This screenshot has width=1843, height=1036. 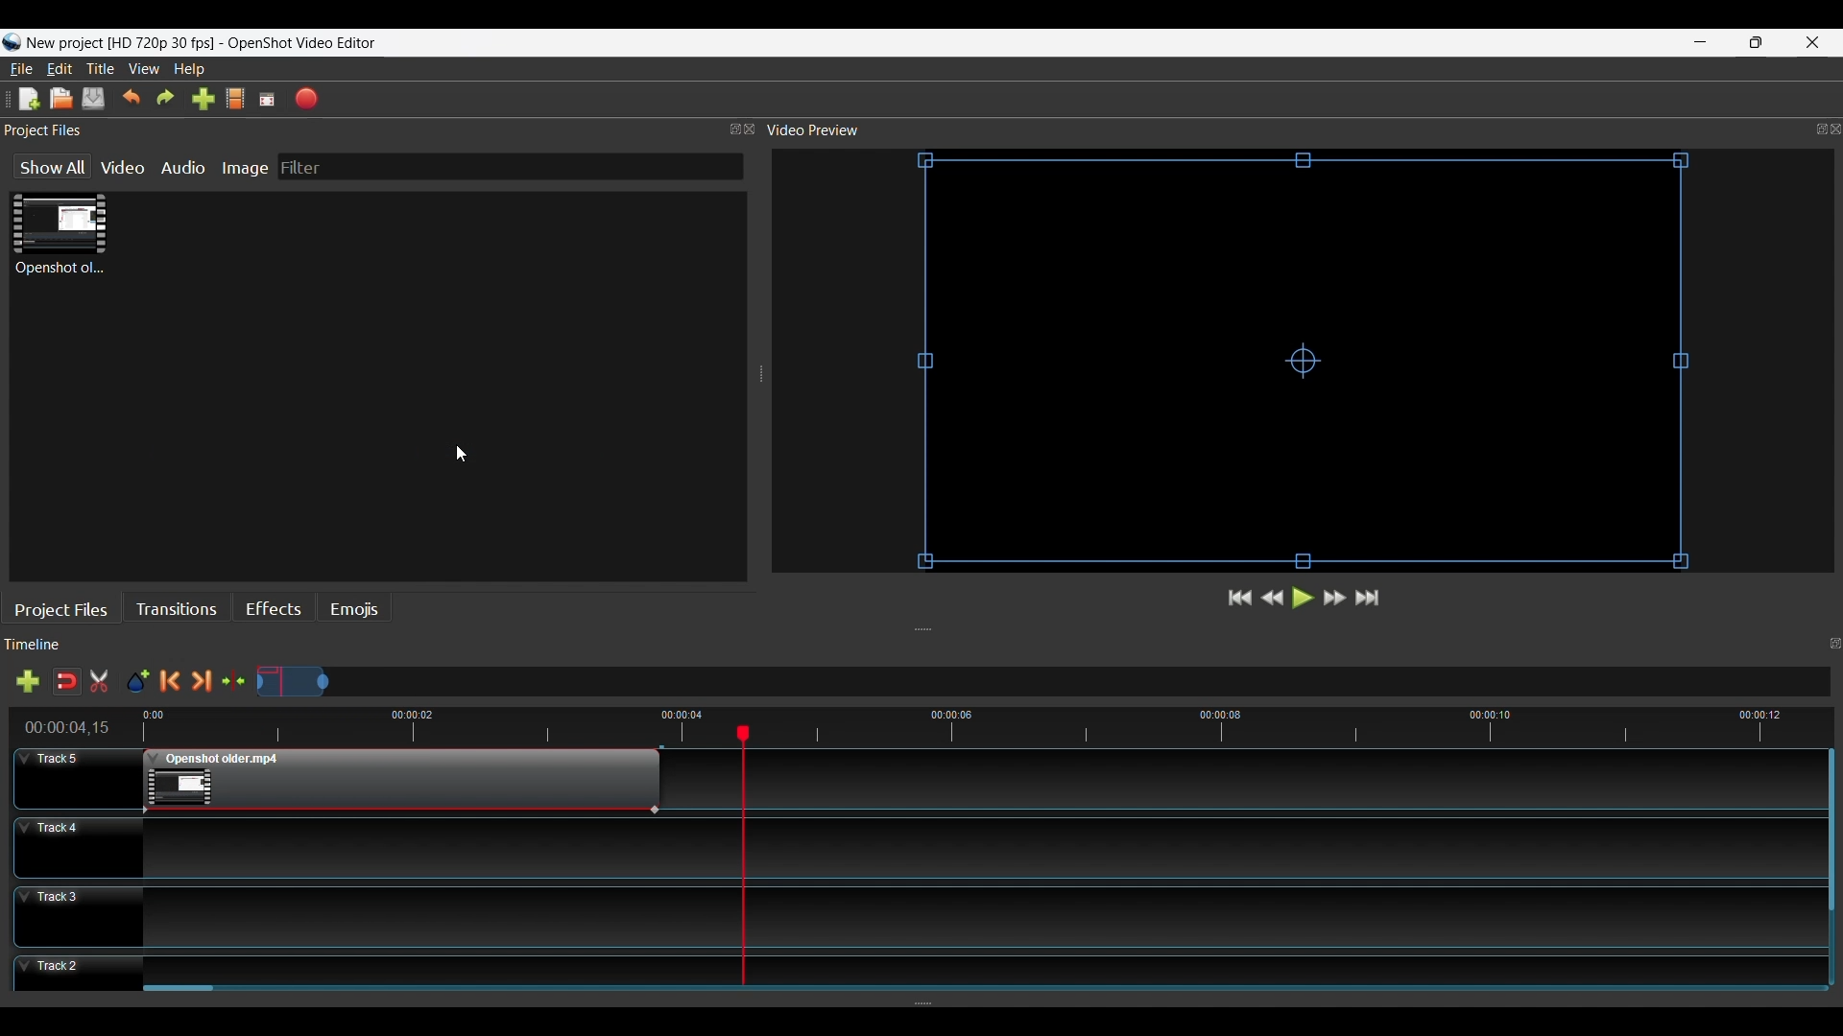 I want to click on Jump to End, so click(x=1370, y=599).